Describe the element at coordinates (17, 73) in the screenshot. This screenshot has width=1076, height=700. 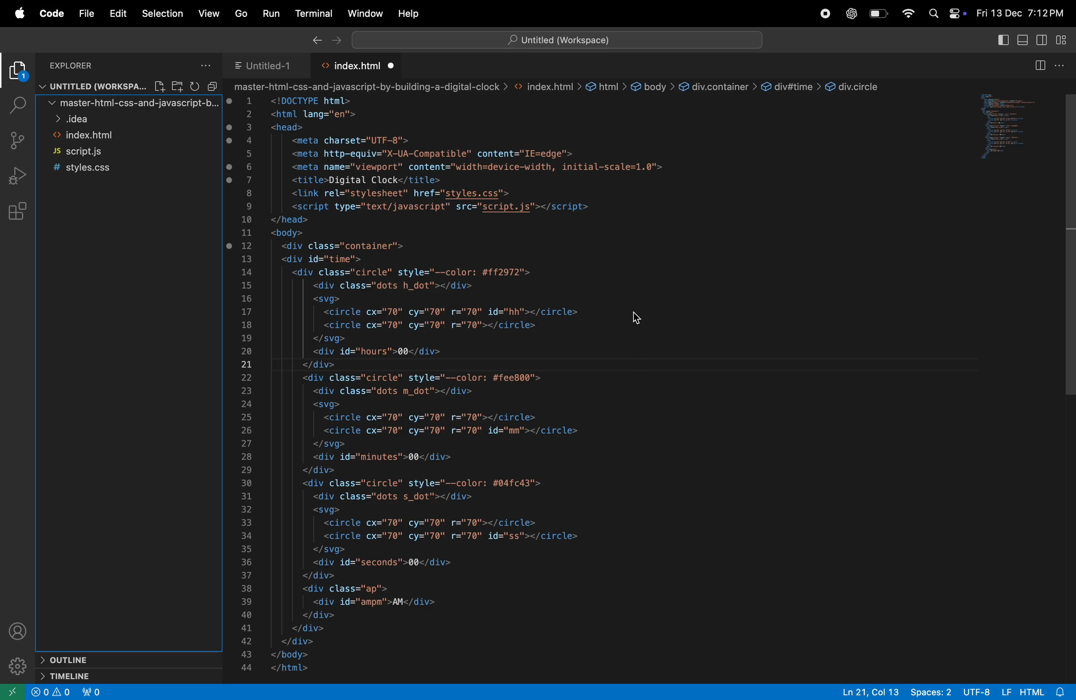
I see `extension` at that location.